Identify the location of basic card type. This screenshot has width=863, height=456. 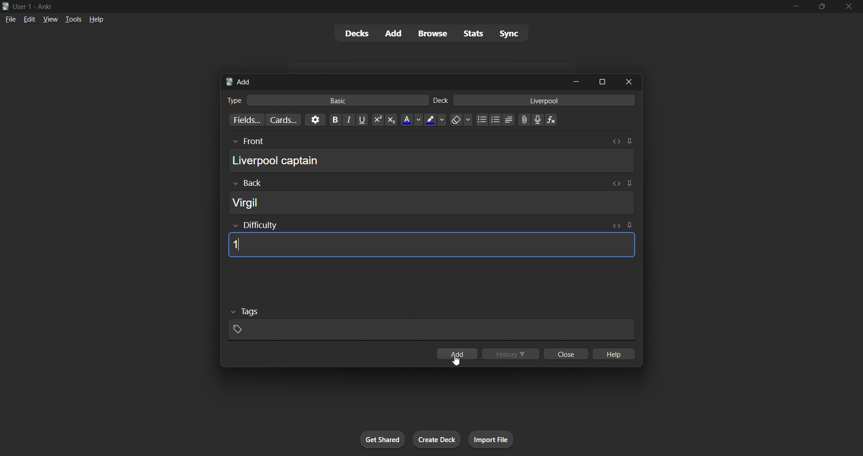
(336, 101).